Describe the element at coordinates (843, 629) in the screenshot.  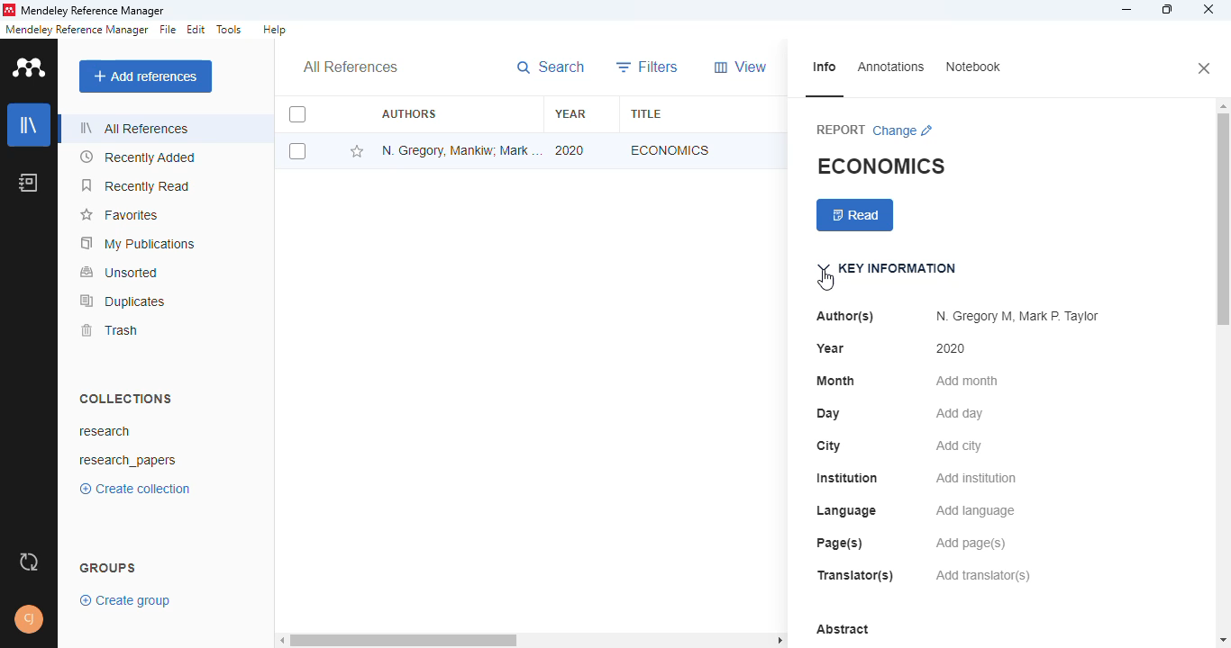
I see `abstract` at that location.